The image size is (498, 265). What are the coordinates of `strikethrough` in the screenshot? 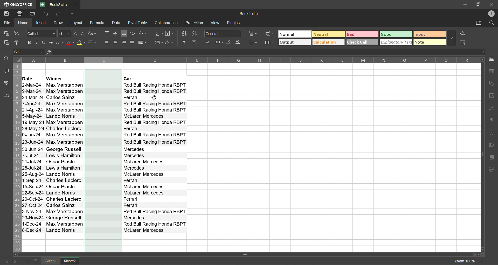 It's located at (52, 42).